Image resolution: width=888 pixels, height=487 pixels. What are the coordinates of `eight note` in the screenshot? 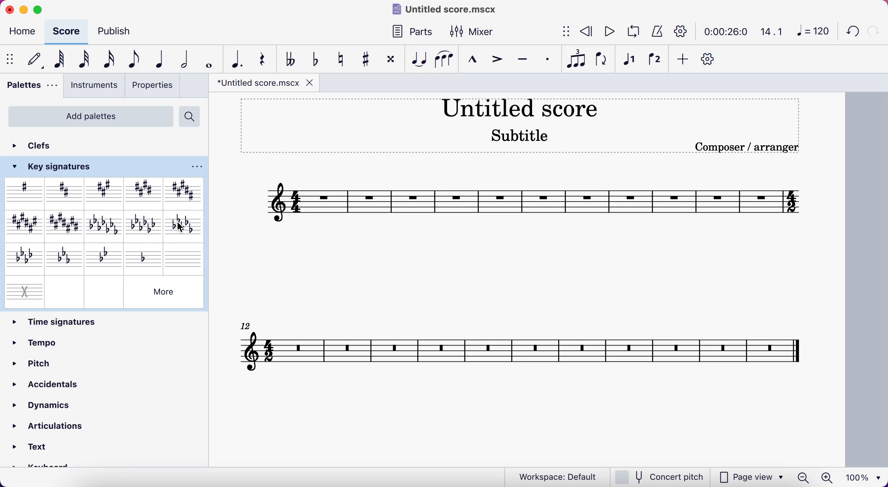 It's located at (136, 58).